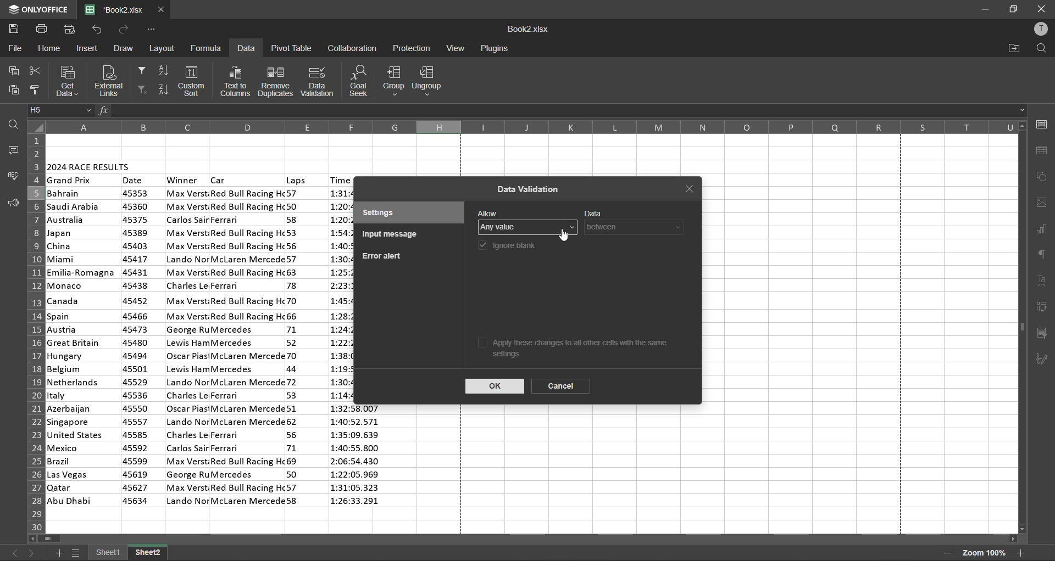 This screenshot has height=561, width=1055. What do you see at coordinates (295, 349) in the screenshot?
I see `laps` at bounding box center [295, 349].